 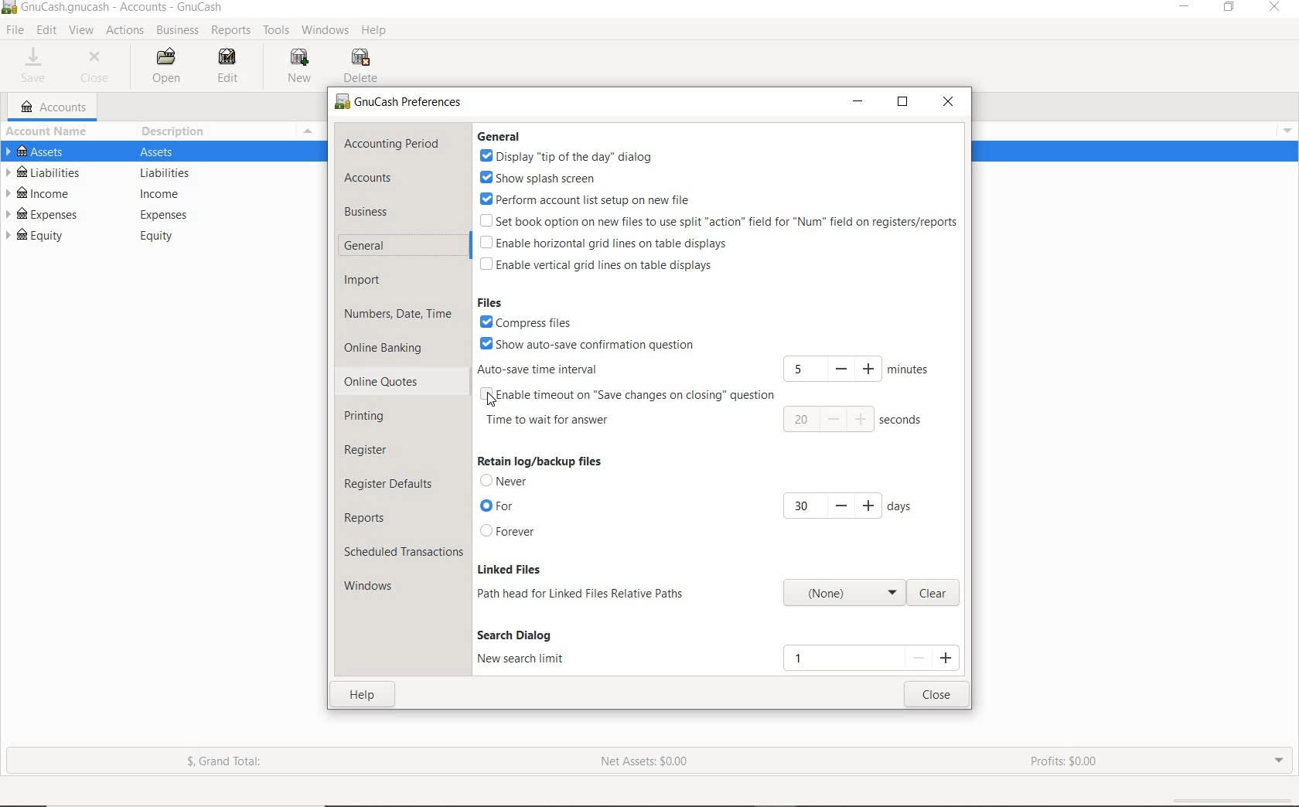 What do you see at coordinates (588, 199) in the screenshot?
I see `perform account list setup on new file` at bounding box center [588, 199].